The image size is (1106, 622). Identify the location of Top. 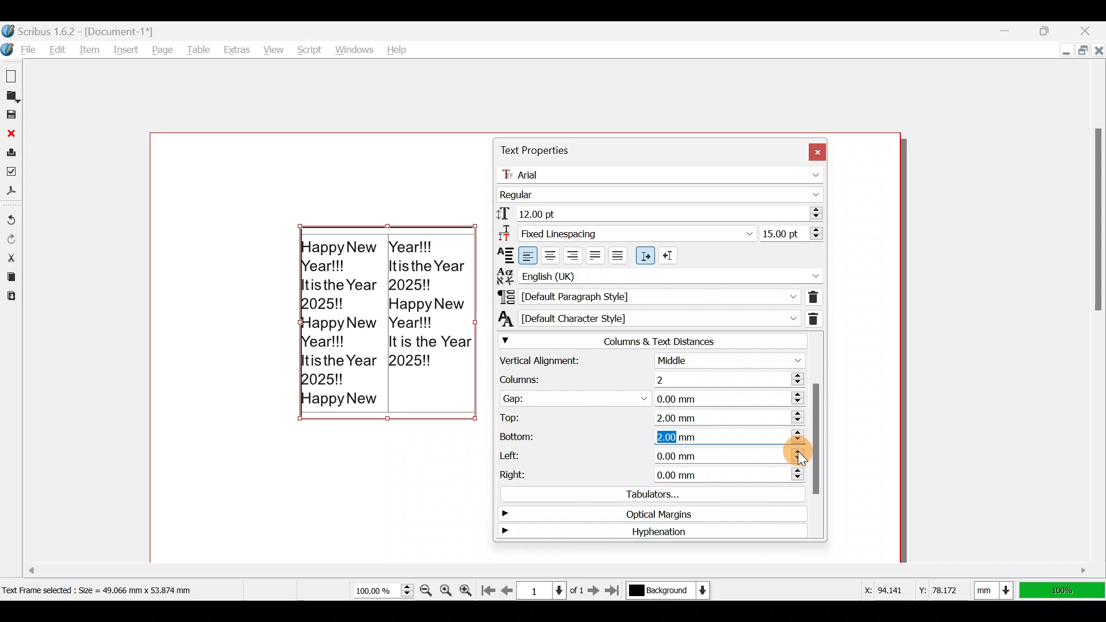
(647, 416).